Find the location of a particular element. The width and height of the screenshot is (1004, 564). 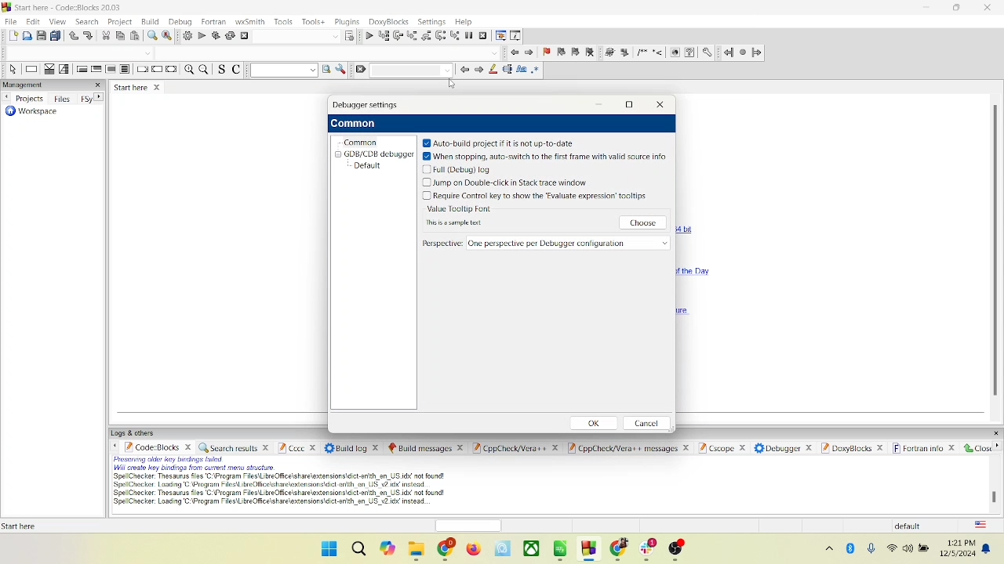

debugger is located at coordinates (785, 448).